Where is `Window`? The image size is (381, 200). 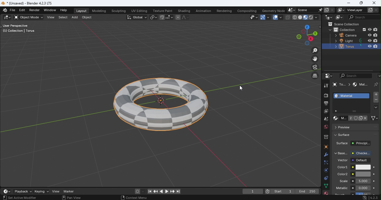 Window is located at coordinates (50, 11).